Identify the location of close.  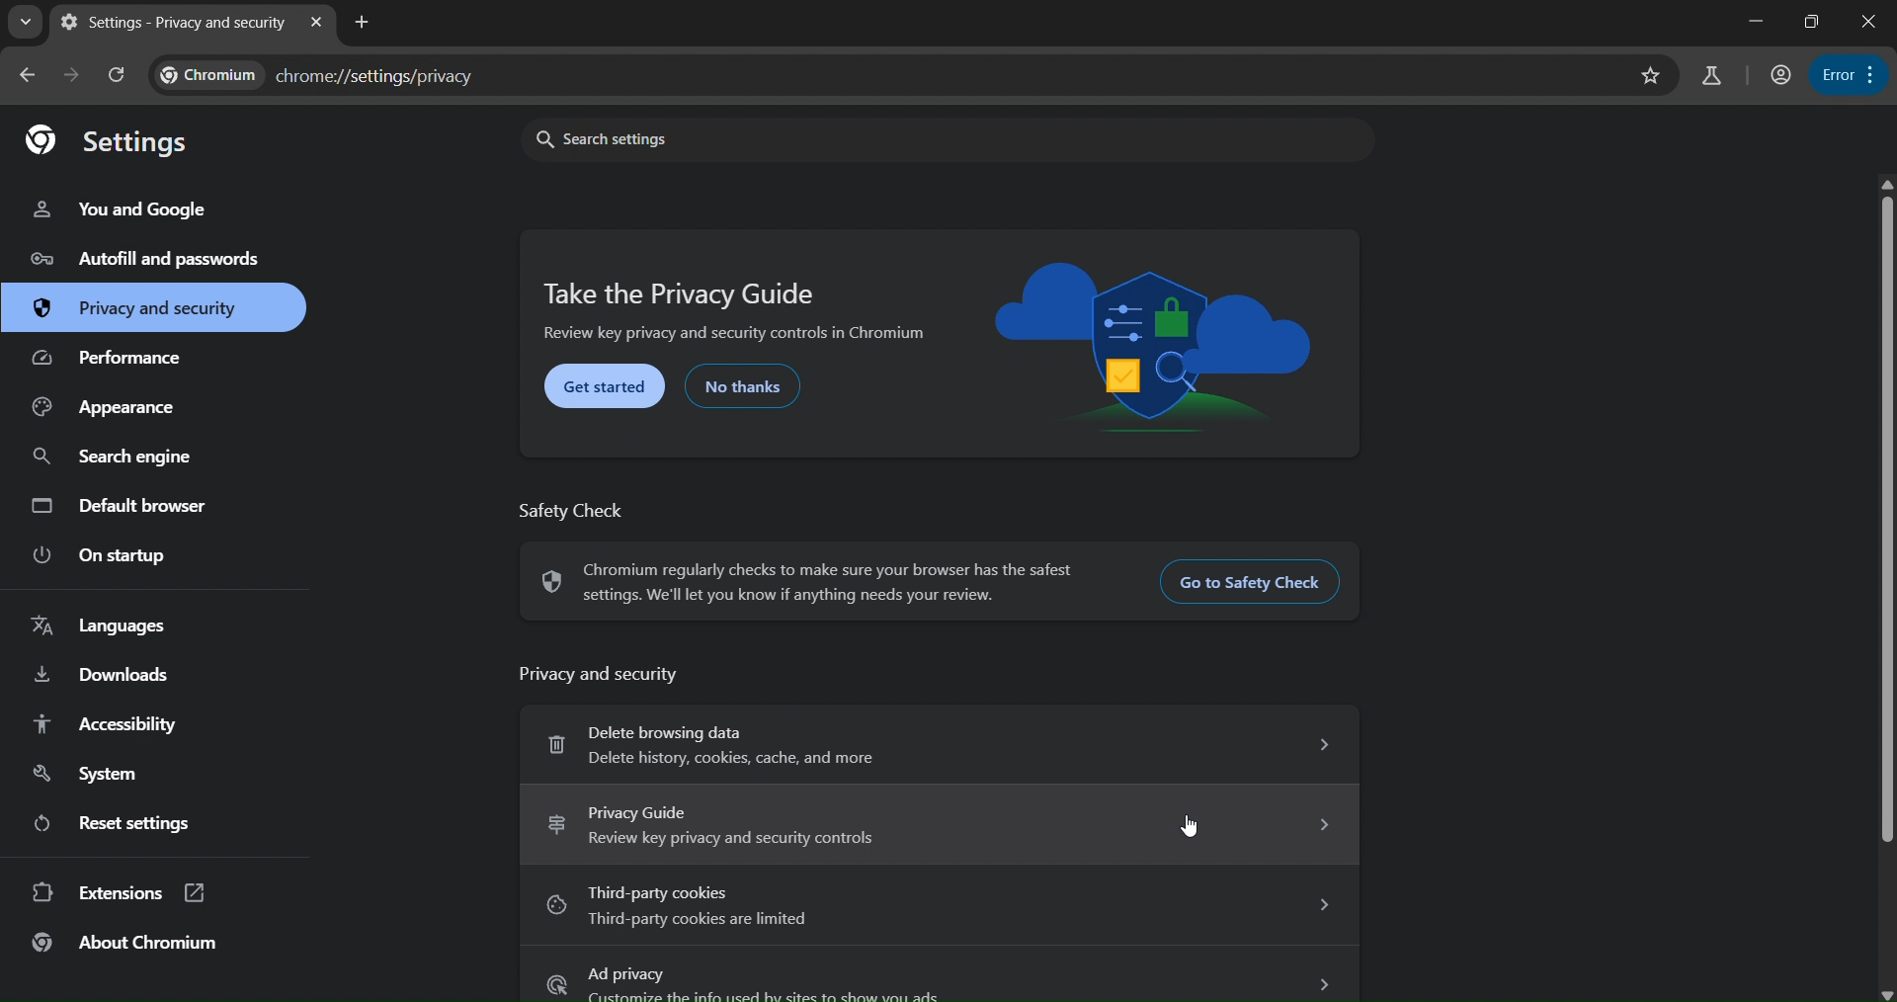
(1872, 22).